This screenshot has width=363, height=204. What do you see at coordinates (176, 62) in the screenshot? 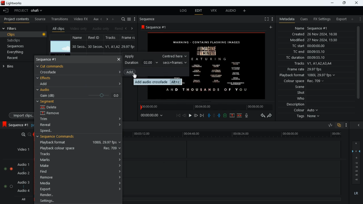
I see `secs + frames` at bounding box center [176, 62].